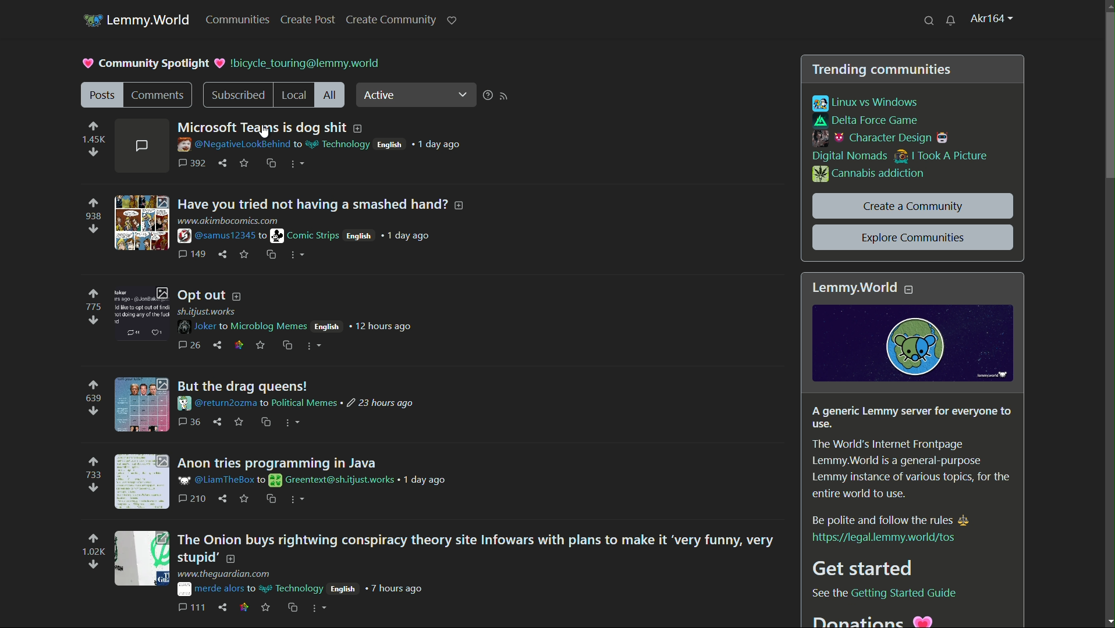  Describe the element at coordinates (331, 95) in the screenshot. I see `all` at that location.